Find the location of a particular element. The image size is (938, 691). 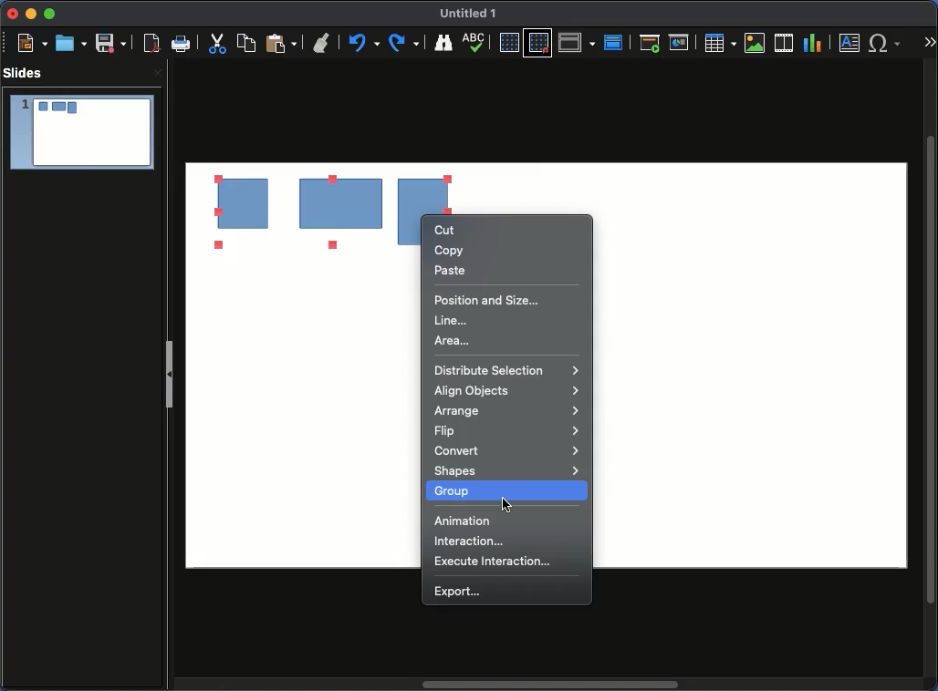

Position and size is located at coordinates (488, 298).